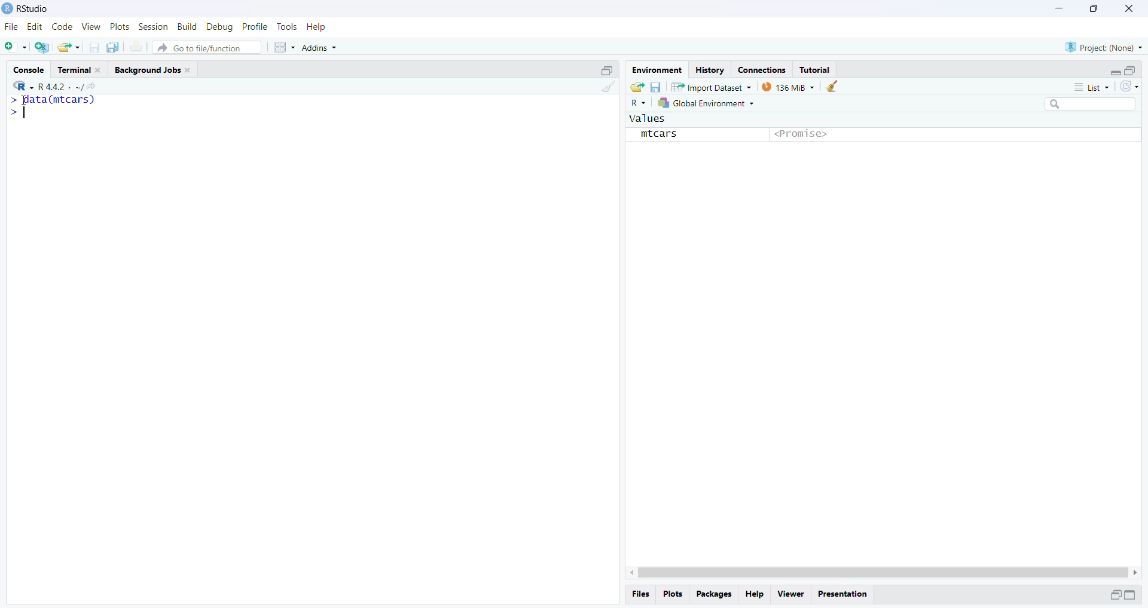 This screenshot has width=1148, height=608. I want to click on Maximize, so click(1131, 69).